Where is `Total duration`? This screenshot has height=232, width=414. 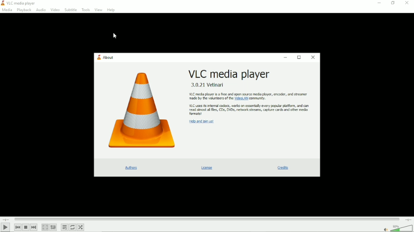 Total duration is located at coordinates (408, 219).